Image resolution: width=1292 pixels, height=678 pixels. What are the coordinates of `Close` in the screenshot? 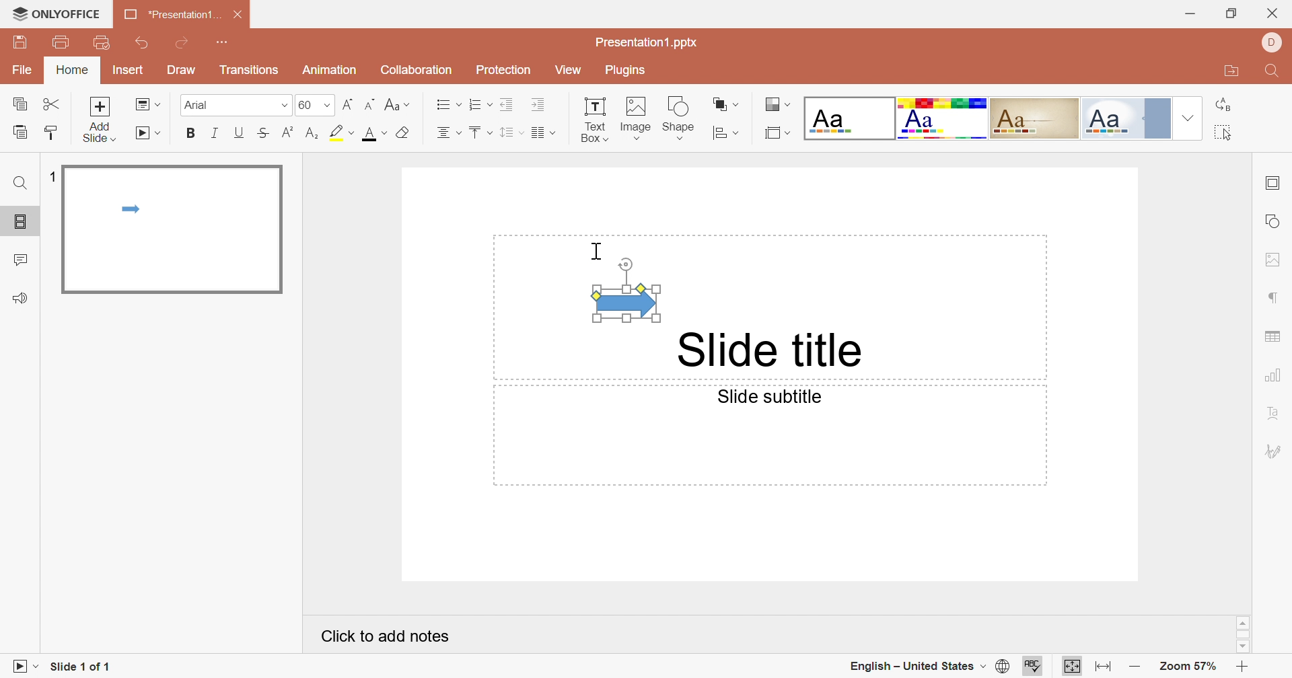 It's located at (1272, 14).